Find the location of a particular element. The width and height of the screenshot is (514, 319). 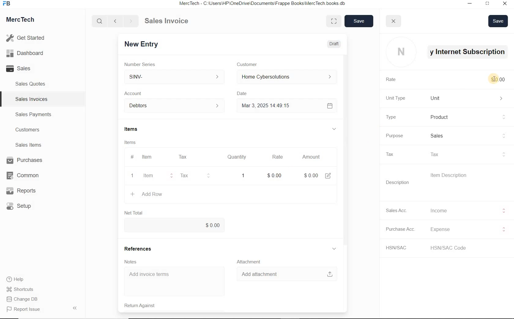

Account is located at coordinates (135, 94).